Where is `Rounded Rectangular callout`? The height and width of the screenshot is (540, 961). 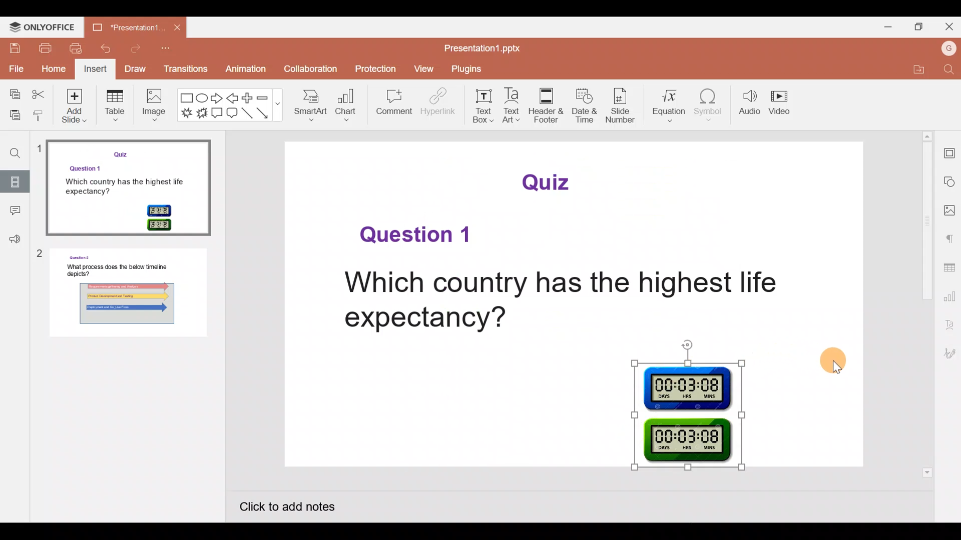 Rounded Rectangular callout is located at coordinates (234, 114).